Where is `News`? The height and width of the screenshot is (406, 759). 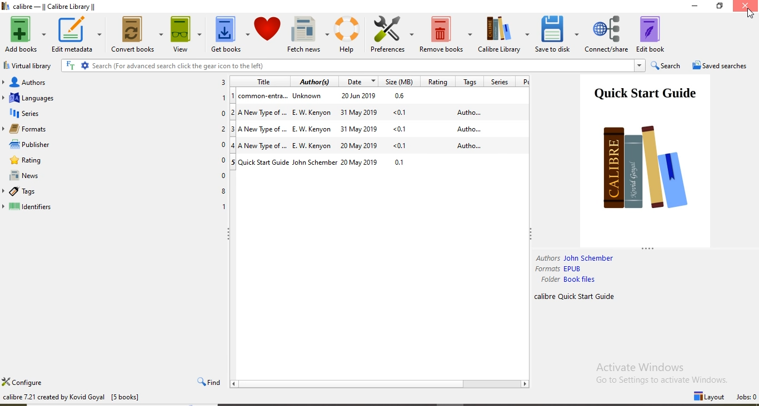
News is located at coordinates (115, 176).